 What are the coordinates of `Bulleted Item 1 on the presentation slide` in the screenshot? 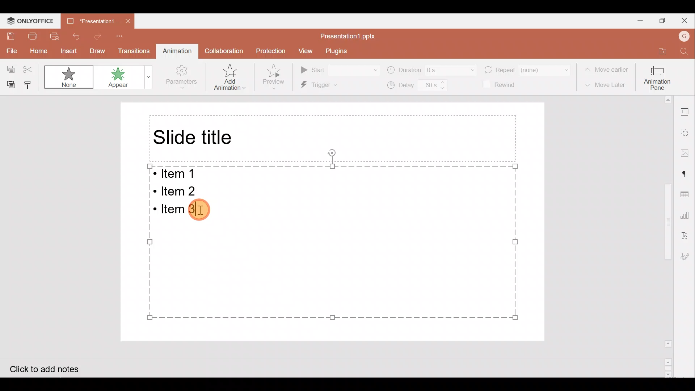 It's located at (177, 174).